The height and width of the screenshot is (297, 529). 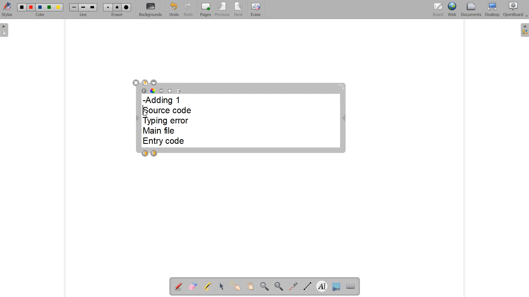 What do you see at coordinates (154, 83) in the screenshot?
I see `Drop down box` at bounding box center [154, 83].